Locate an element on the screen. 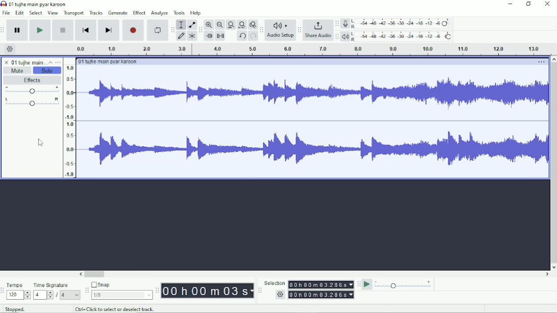 The image size is (557, 313). Fit project to width is located at coordinates (241, 24).